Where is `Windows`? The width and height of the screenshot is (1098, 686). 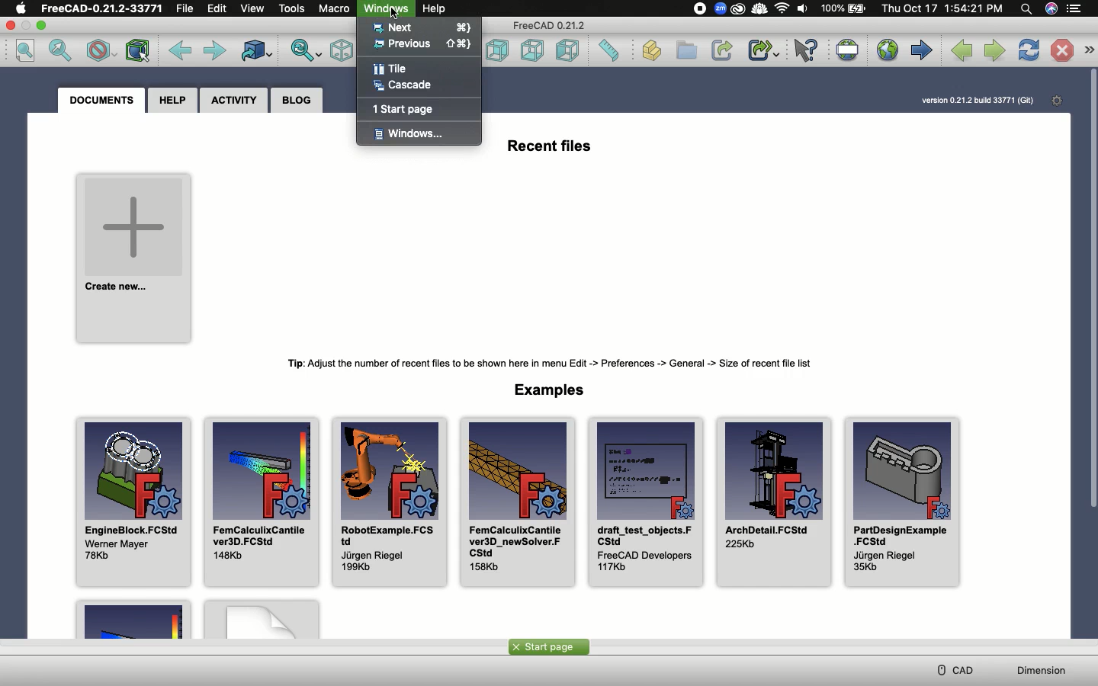
Windows is located at coordinates (409, 135).